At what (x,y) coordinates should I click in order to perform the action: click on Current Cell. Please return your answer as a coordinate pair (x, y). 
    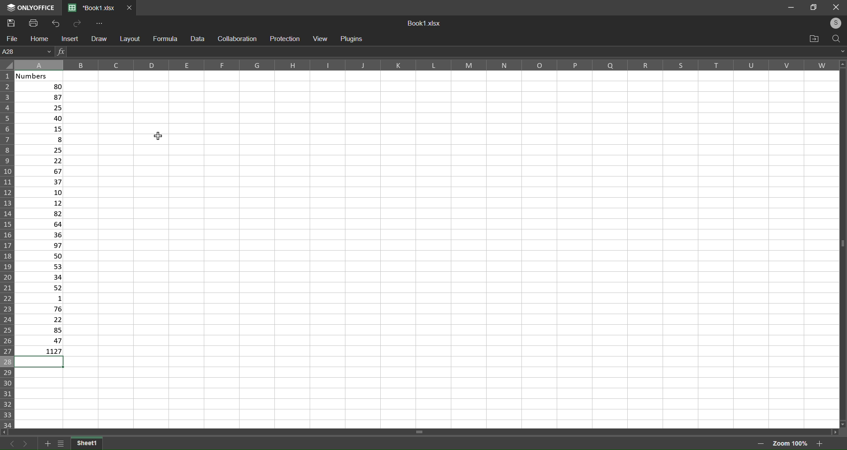
    Looking at the image, I should click on (28, 51).